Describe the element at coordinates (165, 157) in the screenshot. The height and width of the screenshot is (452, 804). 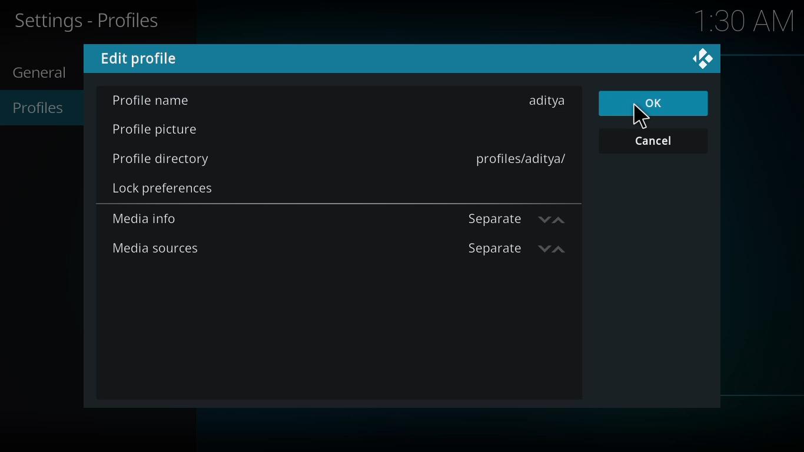
I see `profile directory` at that location.